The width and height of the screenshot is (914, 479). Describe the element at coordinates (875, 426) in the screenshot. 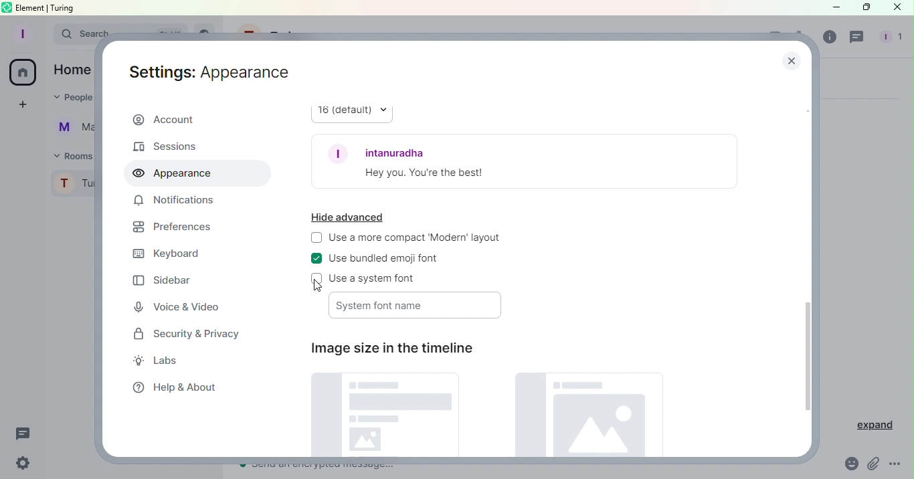

I see `Expand` at that location.